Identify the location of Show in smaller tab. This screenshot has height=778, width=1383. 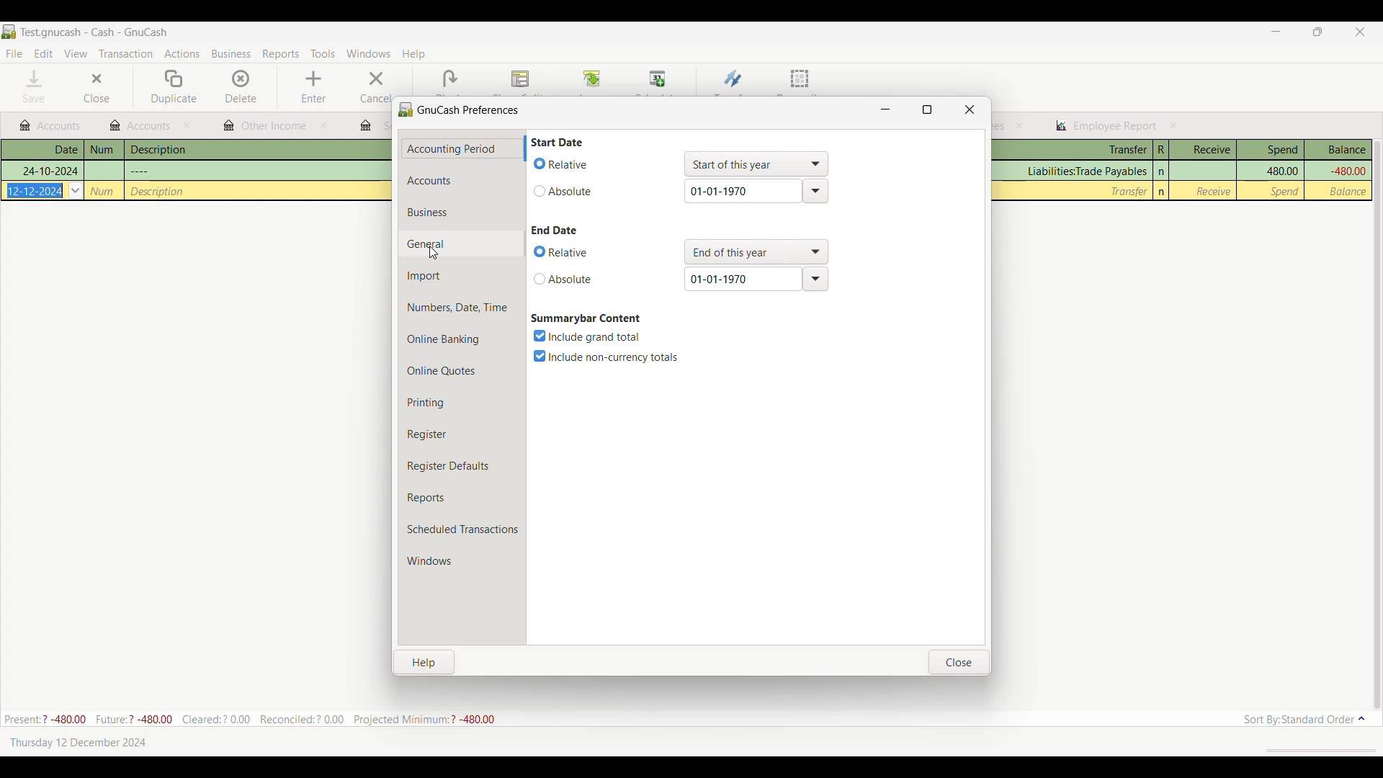
(1317, 32).